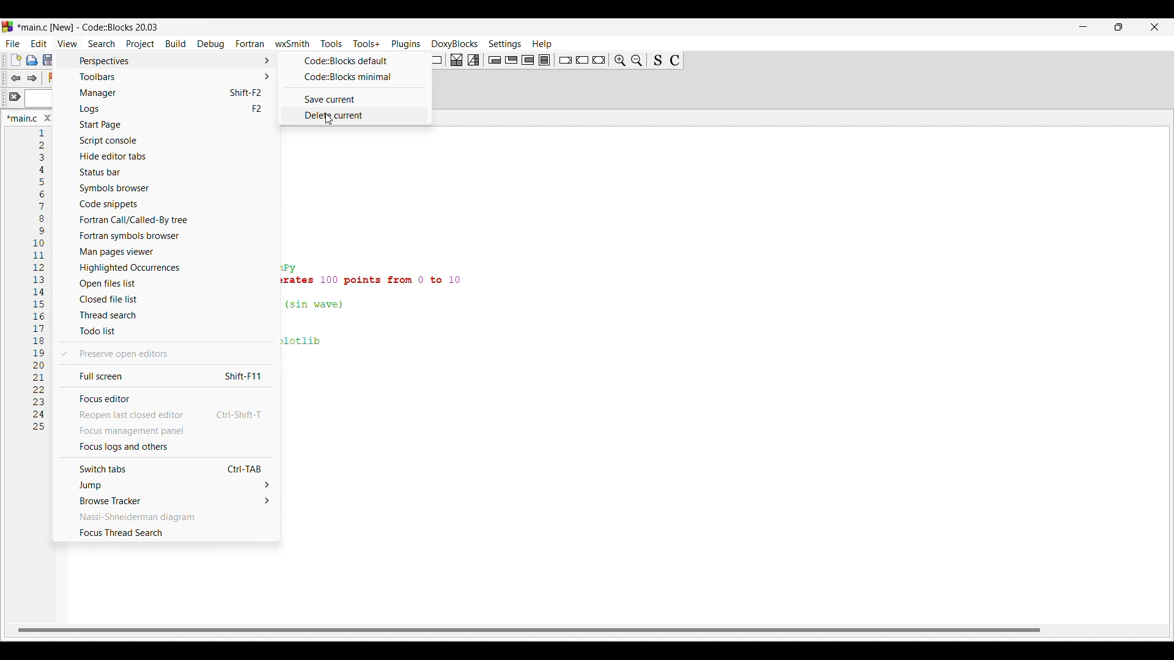 This screenshot has height=660, width=1174. Describe the element at coordinates (566, 60) in the screenshot. I see `Break instruction` at that location.